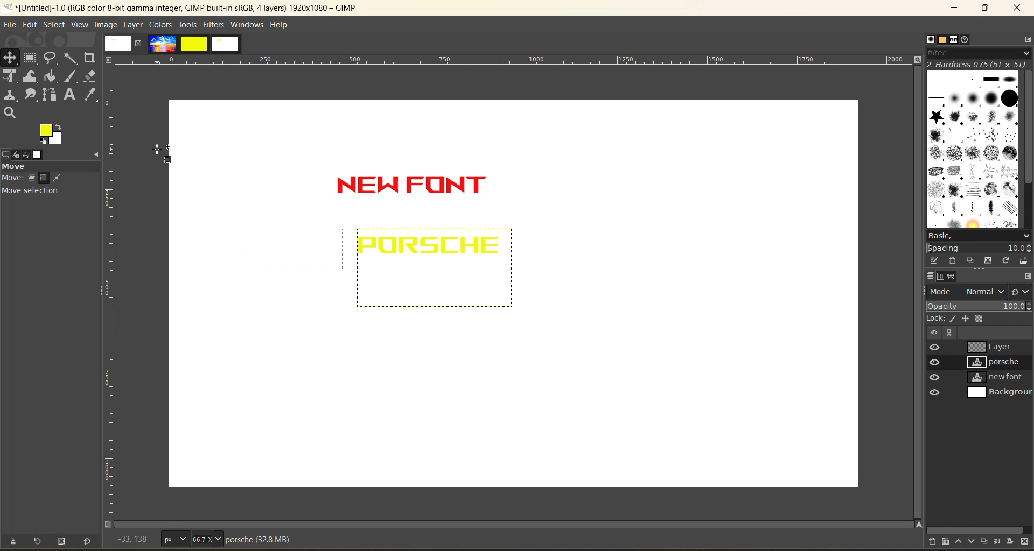 The width and height of the screenshot is (1034, 551). What do you see at coordinates (6, 154) in the screenshot?
I see `tool options` at bounding box center [6, 154].